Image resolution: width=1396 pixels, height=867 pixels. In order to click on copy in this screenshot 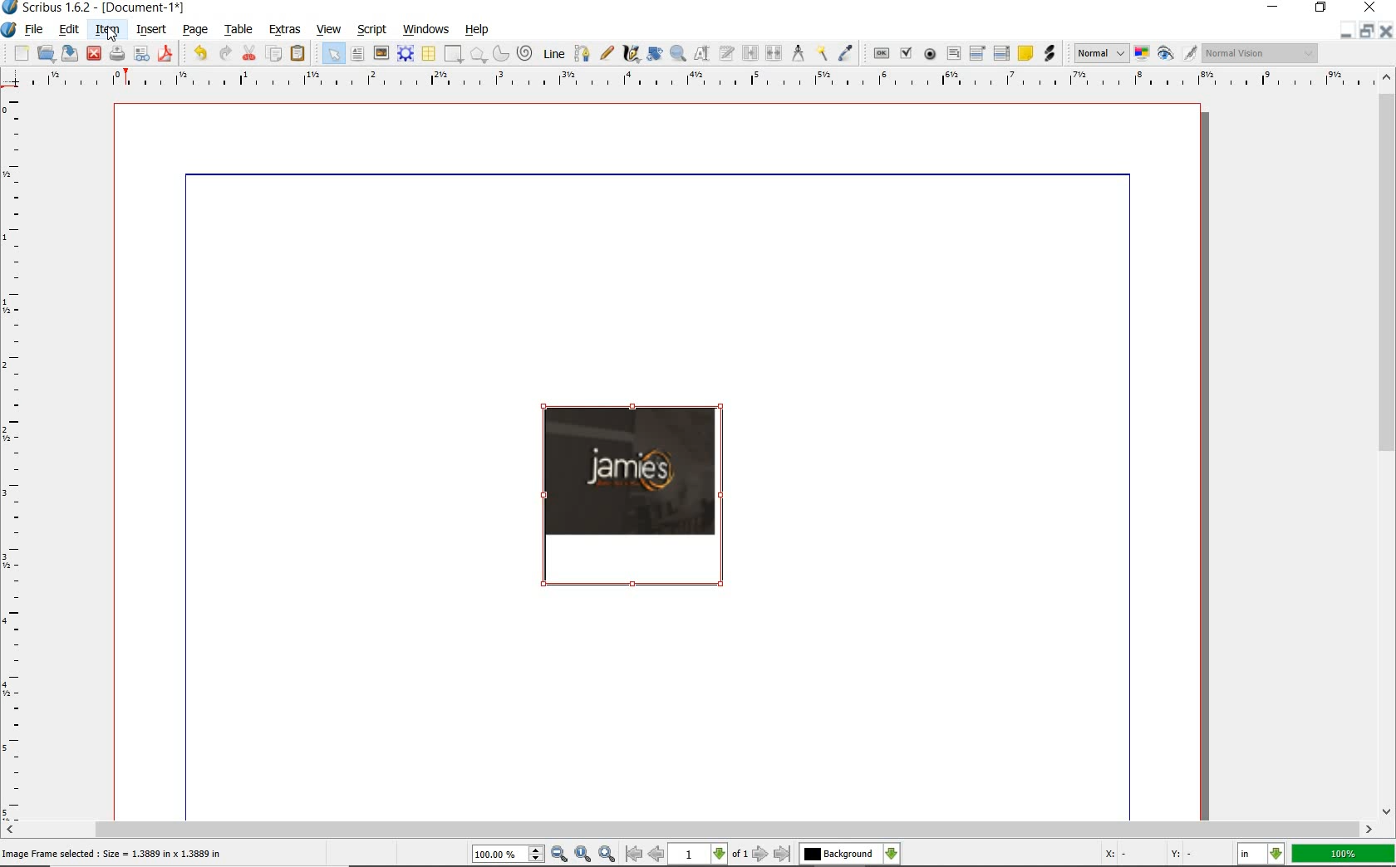, I will do `click(277, 55)`.